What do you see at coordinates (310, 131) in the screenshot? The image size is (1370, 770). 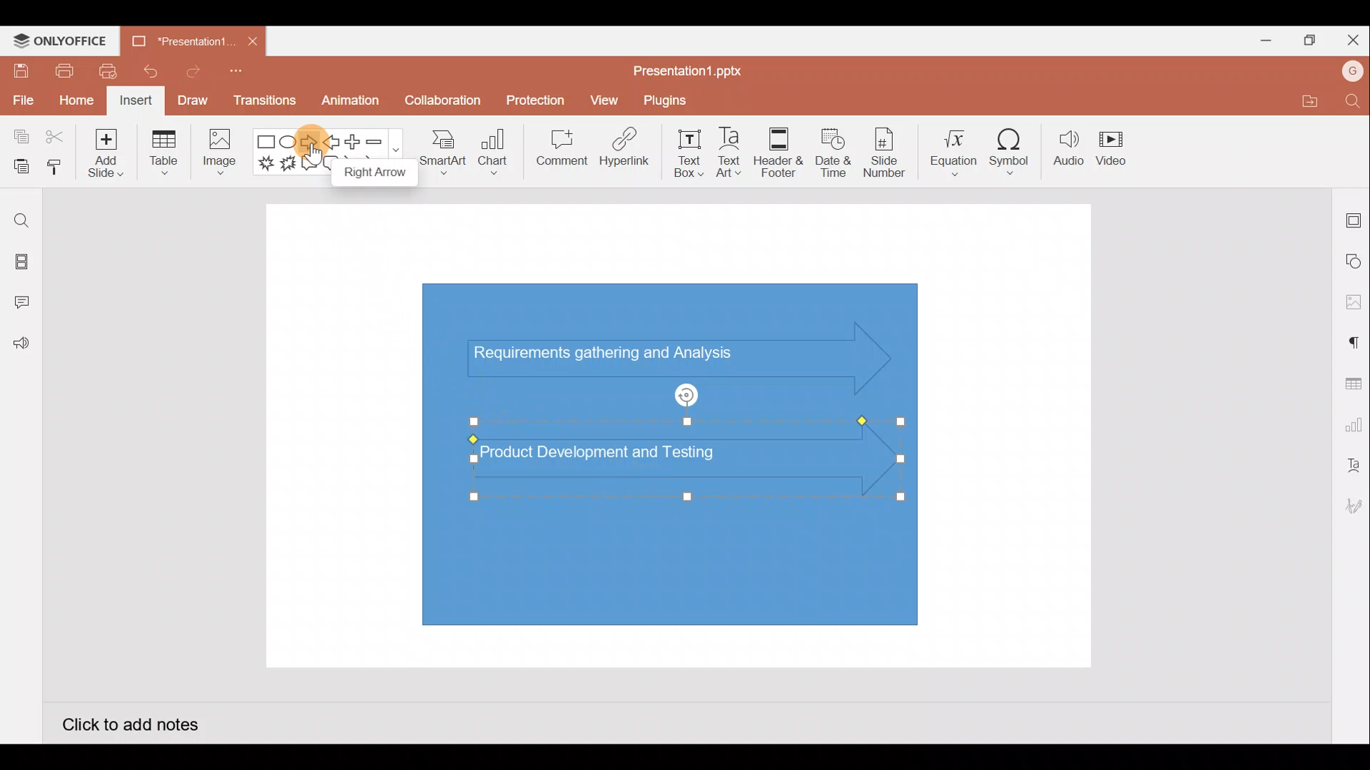 I see `Cursor on right arrow` at bounding box center [310, 131].